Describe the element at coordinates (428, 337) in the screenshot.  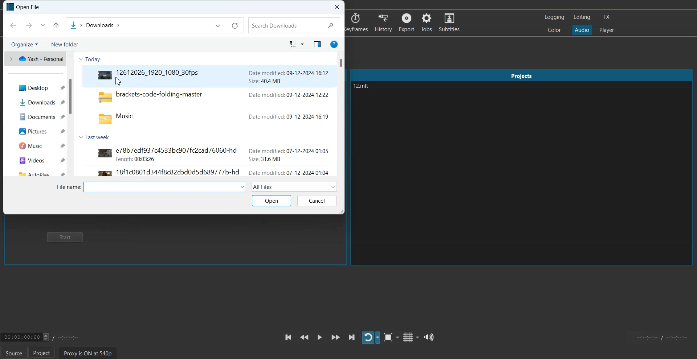
I see `Show the volume control` at that location.